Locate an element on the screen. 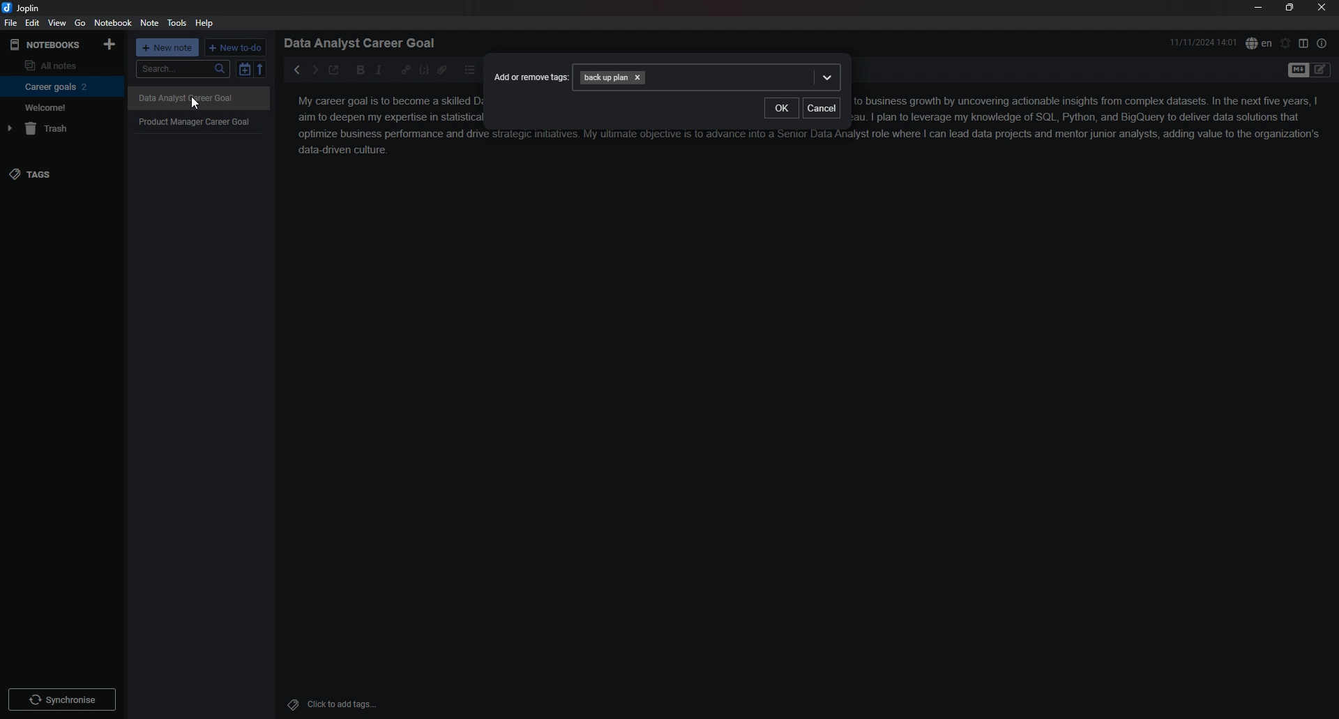 This screenshot has height=719, width=1339. note is located at coordinates (151, 22).